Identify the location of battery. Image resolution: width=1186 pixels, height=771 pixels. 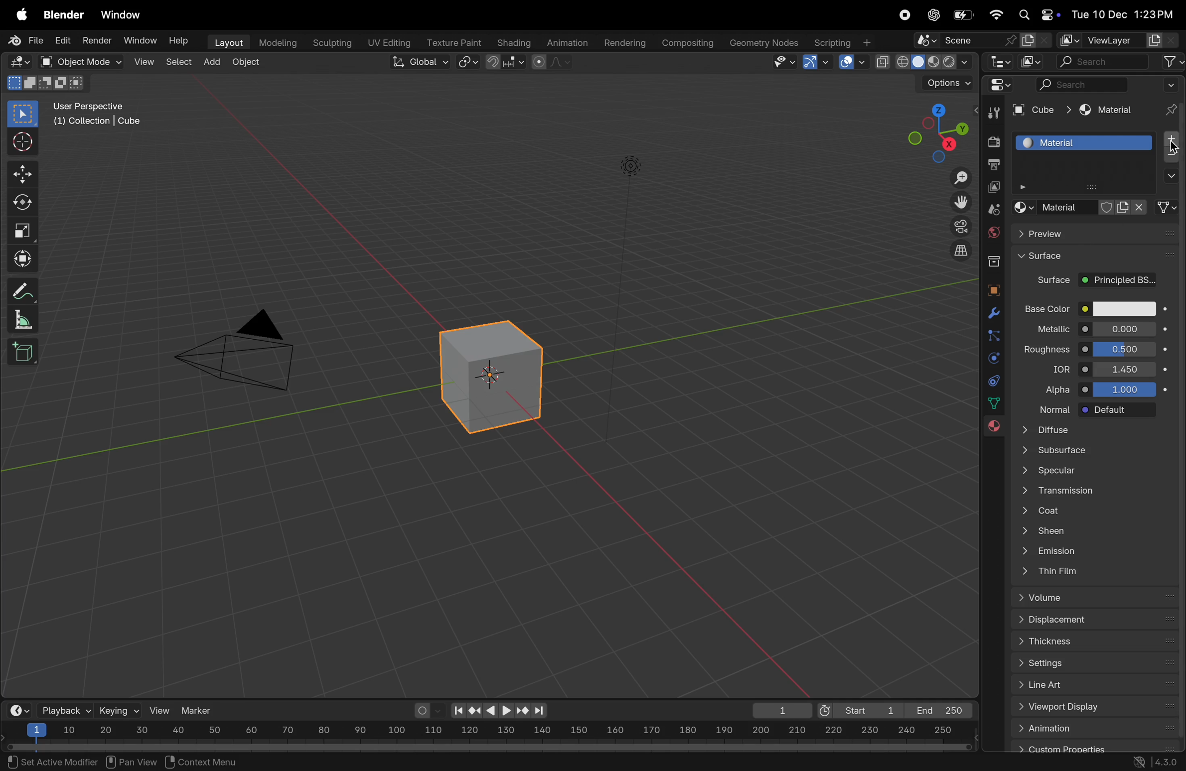
(965, 14).